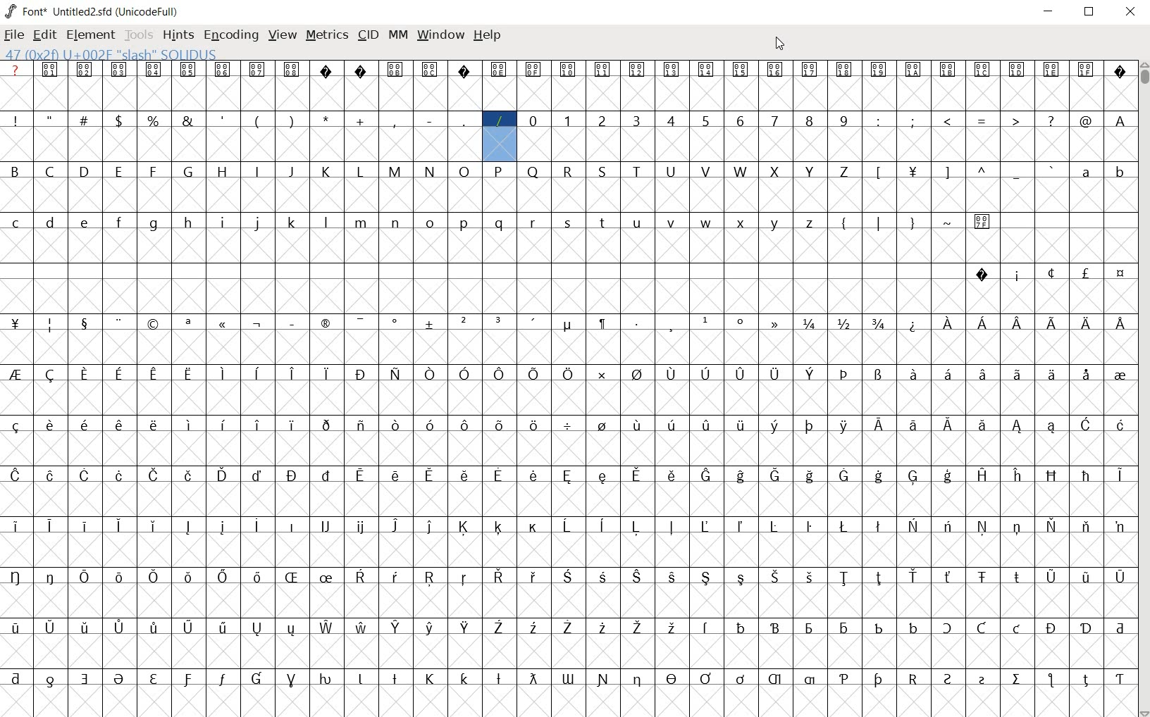 Image resolution: width=1150 pixels, height=717 pixels. I want to click on glyph, so click(707, 476).